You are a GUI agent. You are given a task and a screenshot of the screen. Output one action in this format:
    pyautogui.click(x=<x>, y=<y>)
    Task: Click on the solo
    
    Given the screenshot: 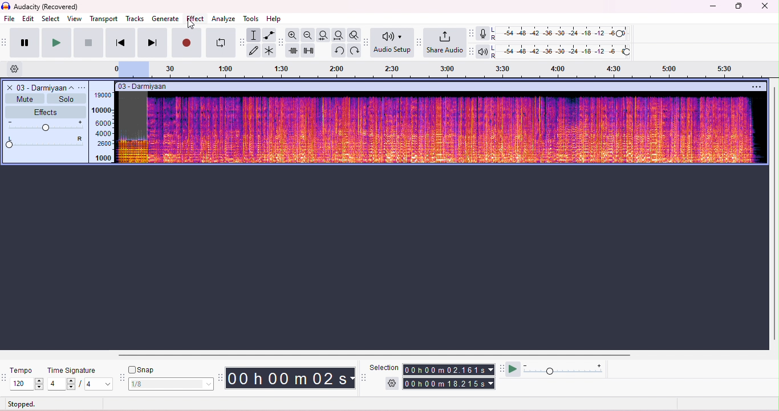 What is the action you would take?
    pyautogui.click(x=66, y=98)
    